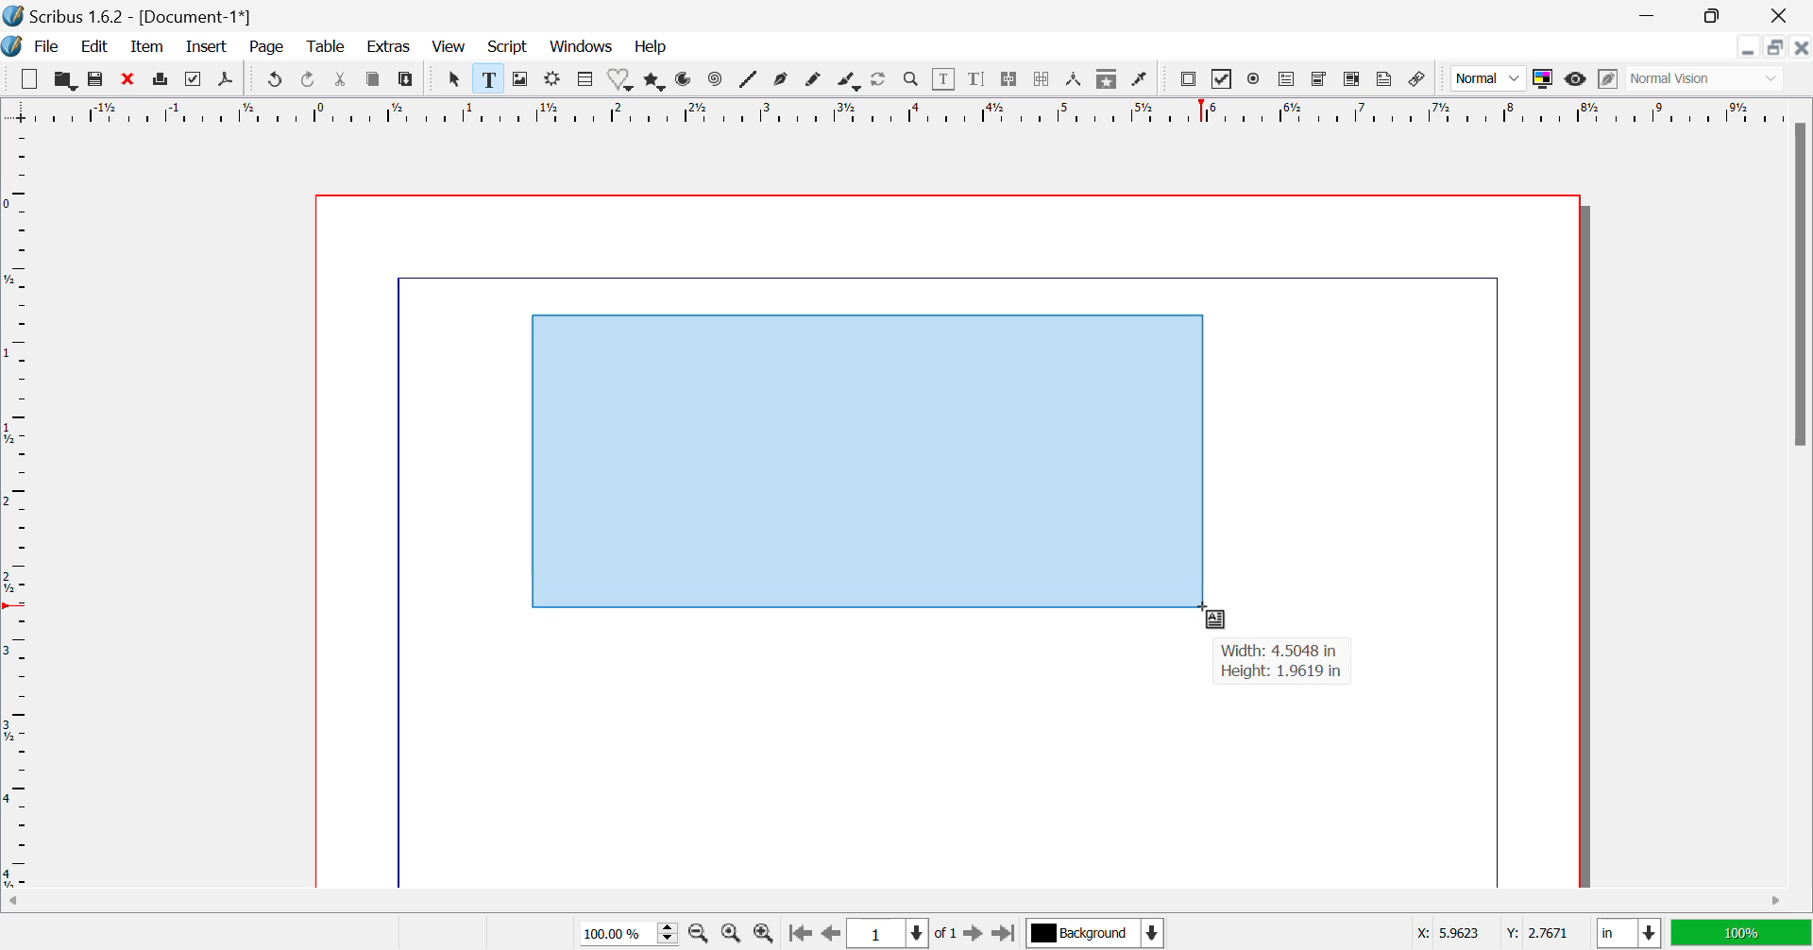 This screenshot has height=950, width=1813. I want to click on Pdf List box, so click(1349, 80).